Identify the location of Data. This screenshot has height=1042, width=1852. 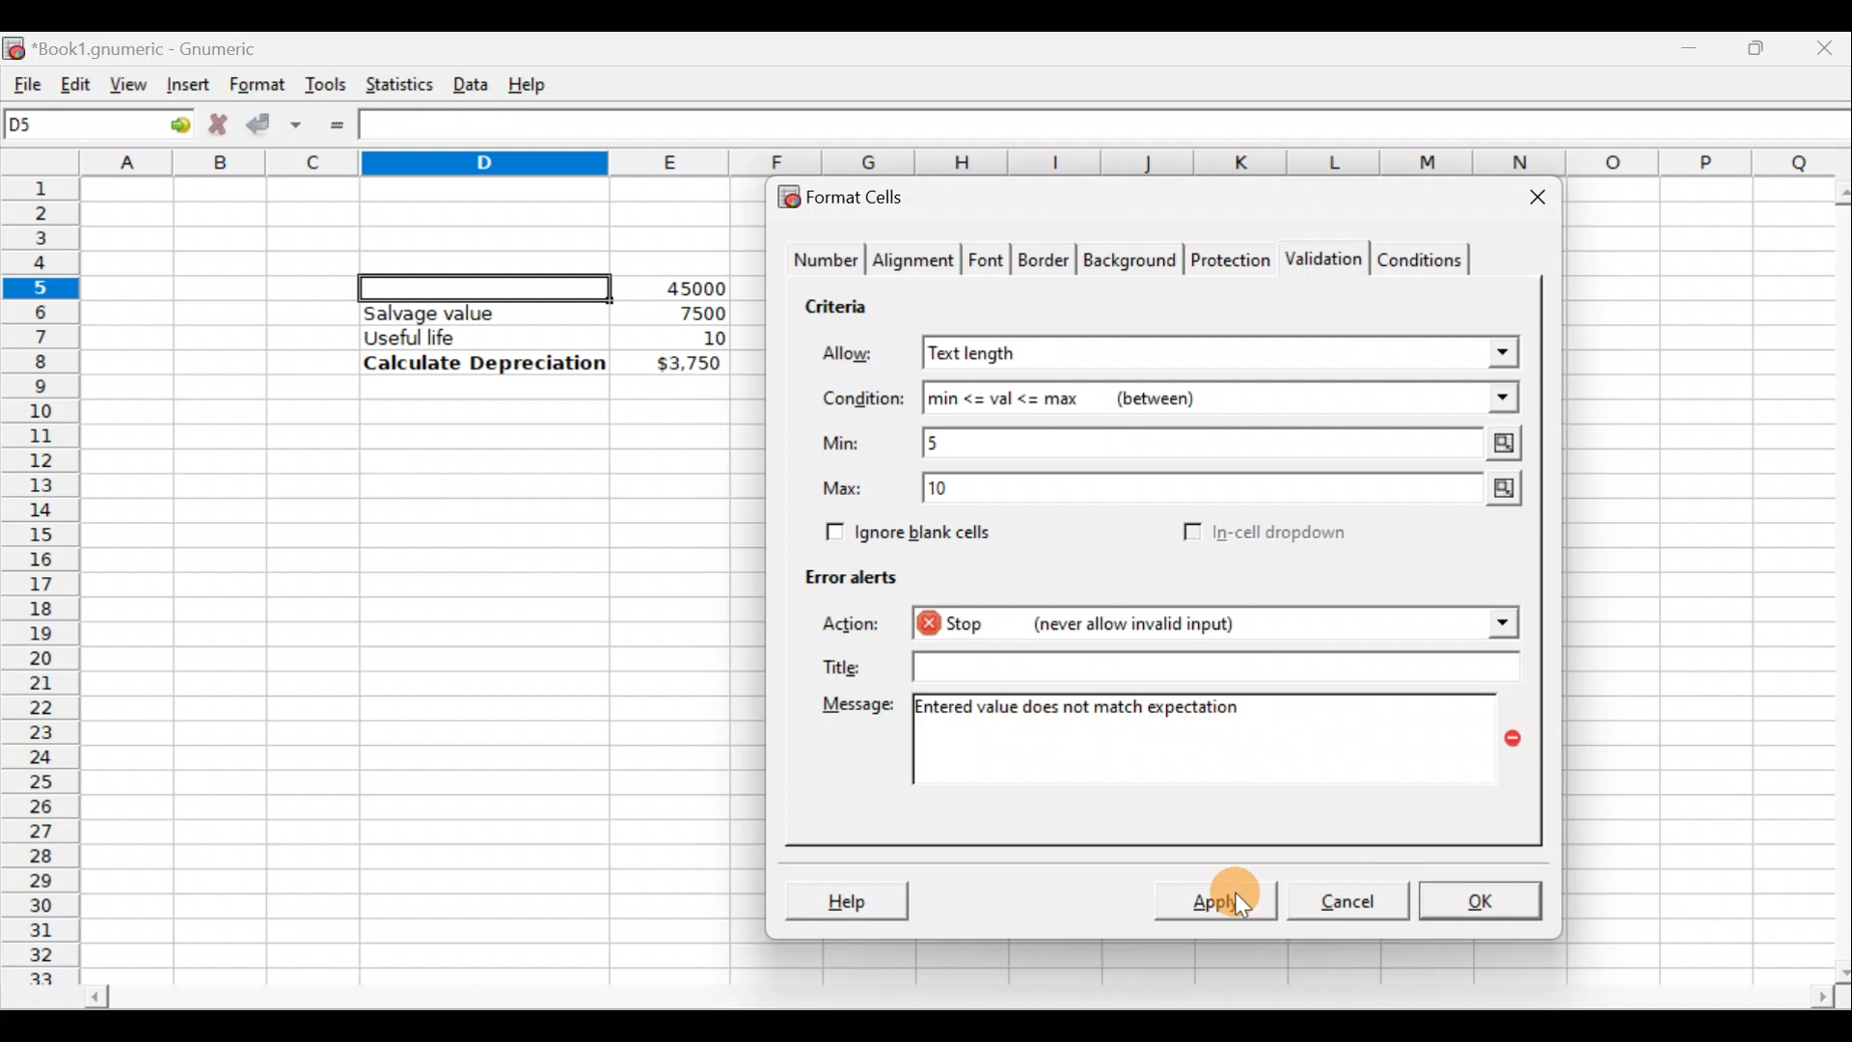
(470, 80).